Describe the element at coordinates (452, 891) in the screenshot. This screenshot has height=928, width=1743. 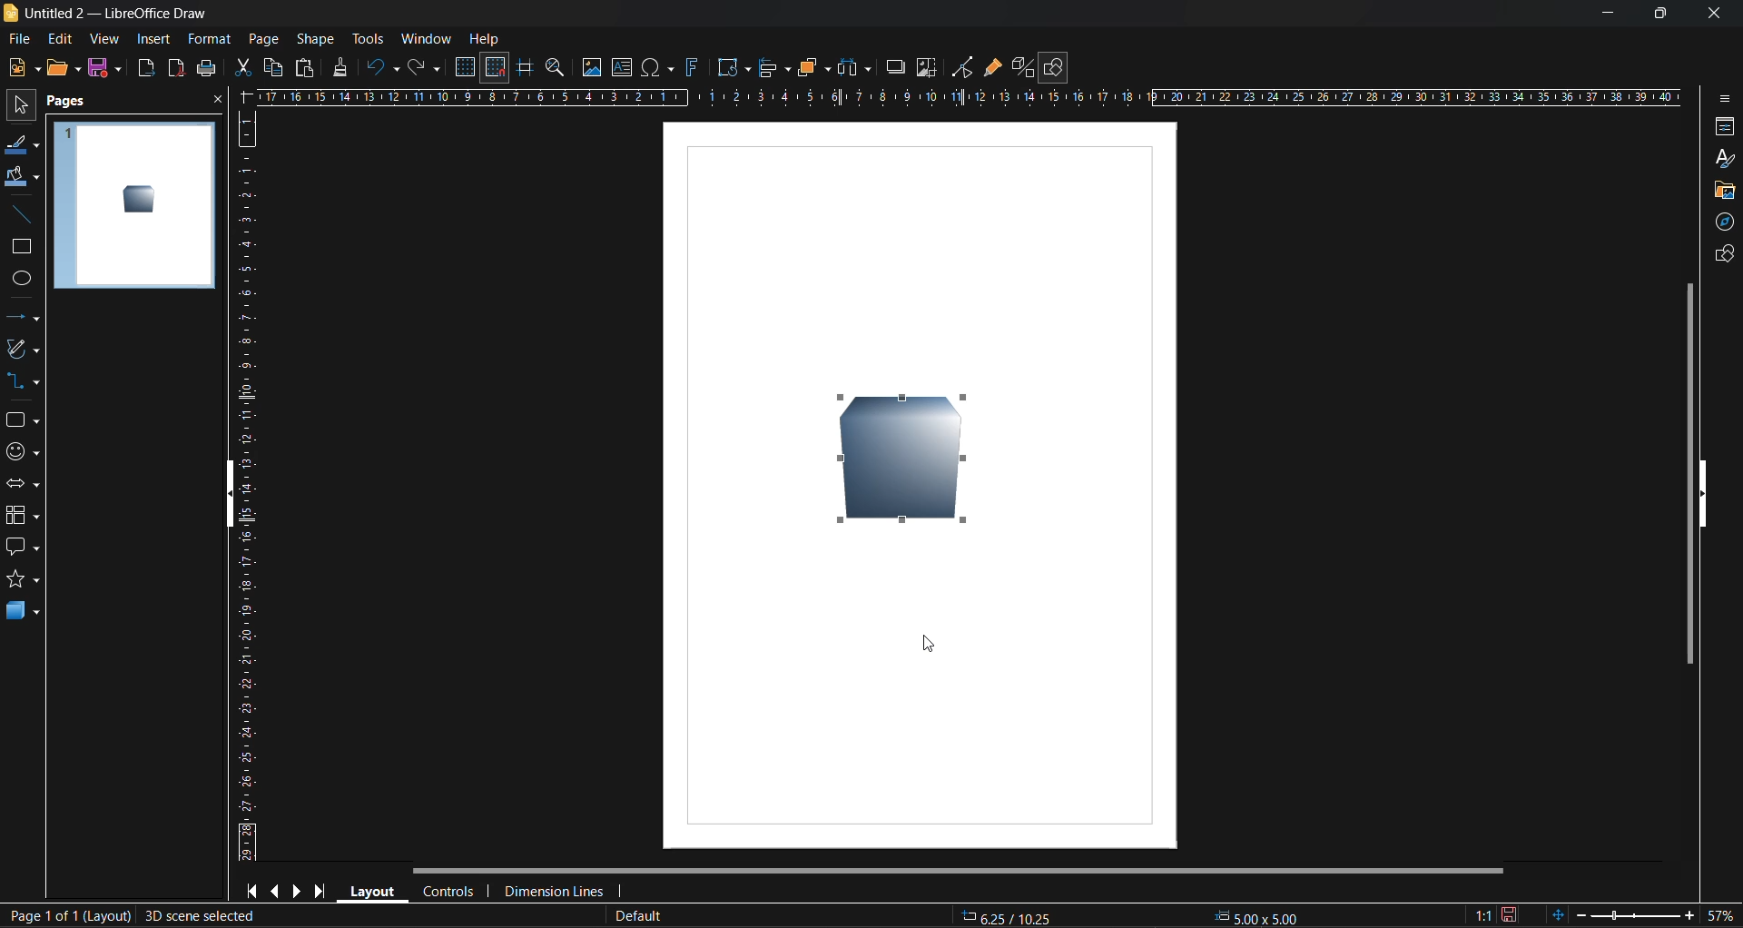
I see `controls` at that location.